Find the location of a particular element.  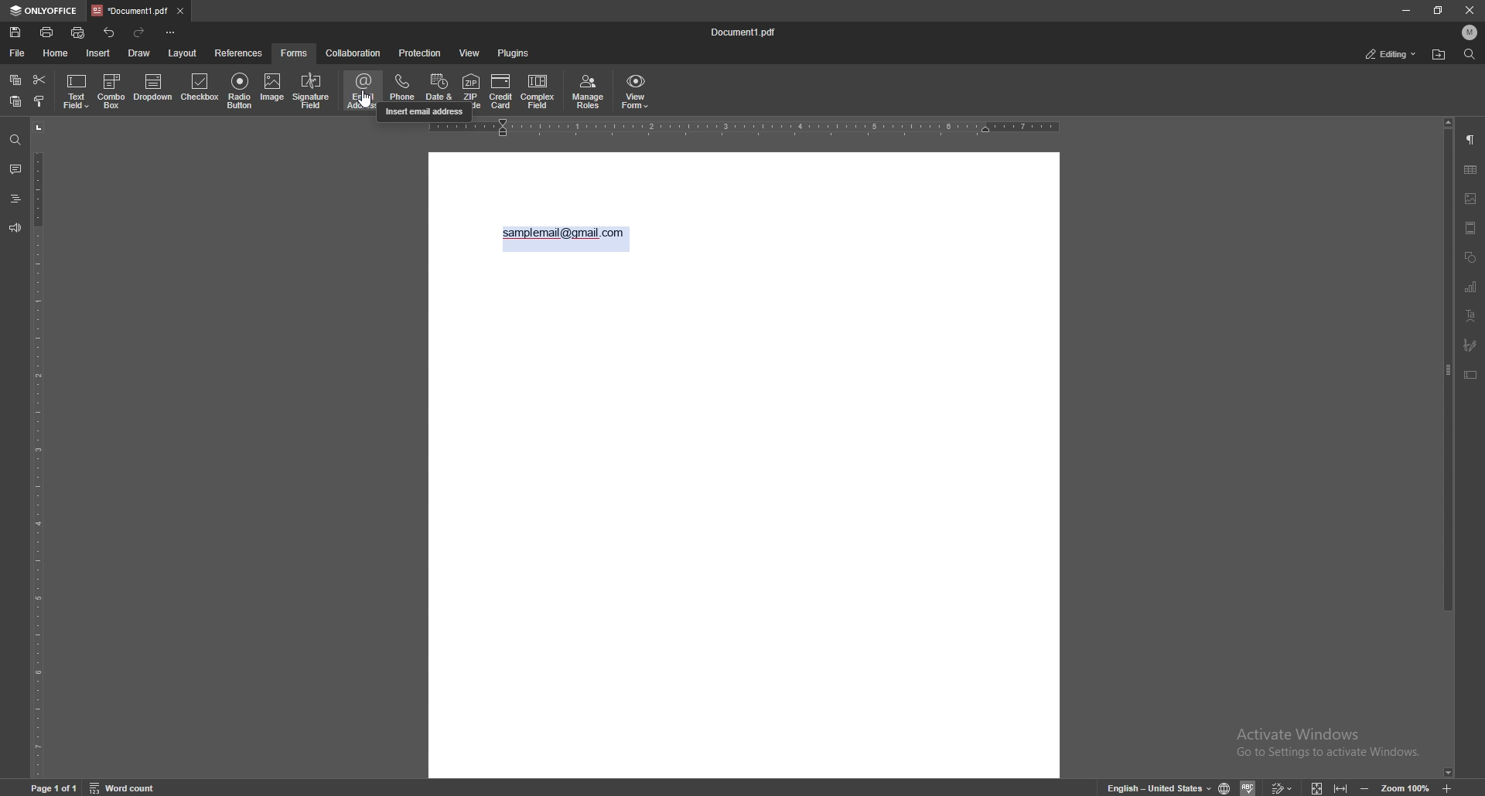

tab is located at coordinates (128, 11).